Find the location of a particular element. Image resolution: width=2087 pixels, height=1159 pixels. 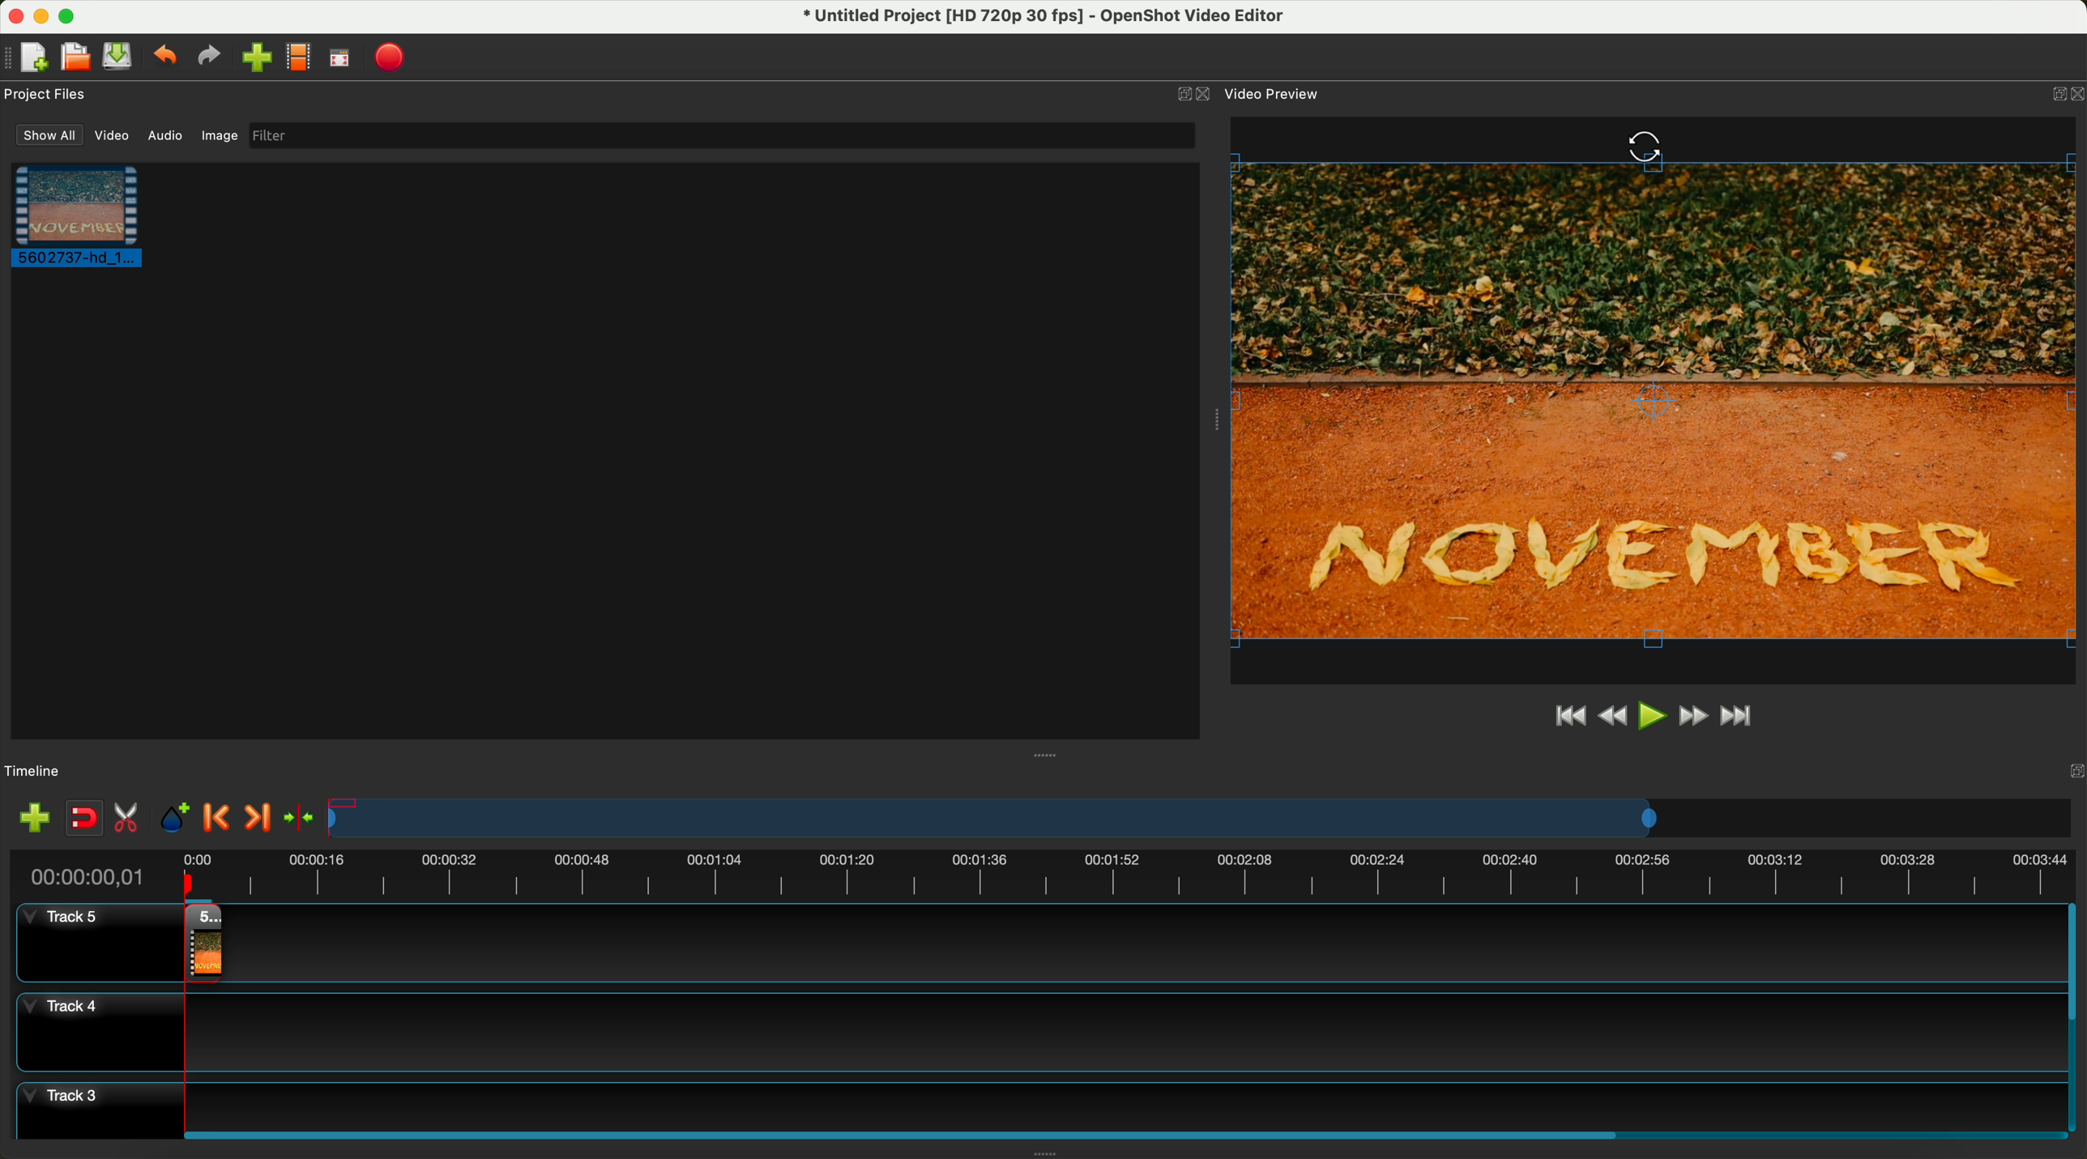

project files is located at coordinates (47, 92).